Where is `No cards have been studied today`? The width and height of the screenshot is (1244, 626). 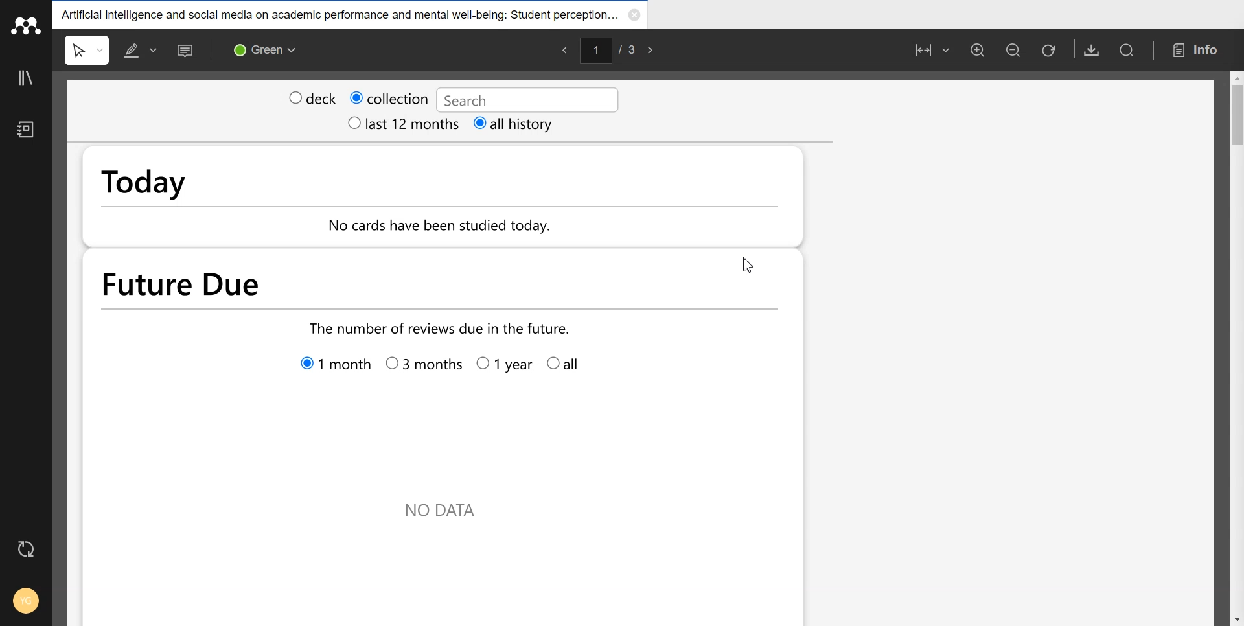 No cards have been studied today is located at coordinates (463, 228).